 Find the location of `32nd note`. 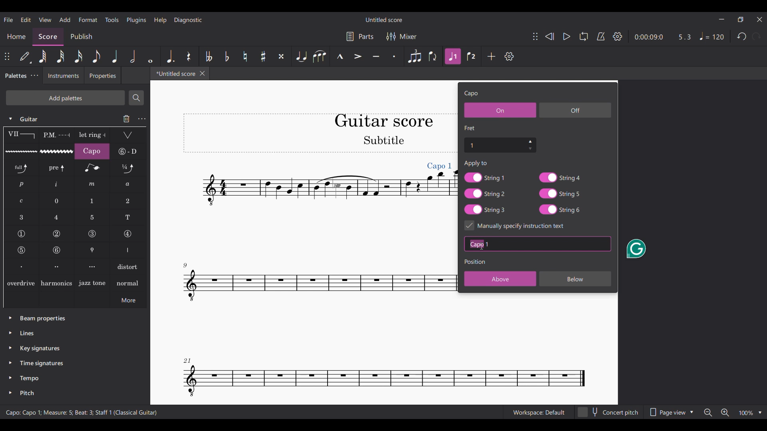

32nd note is located at coordinates (60, 56).